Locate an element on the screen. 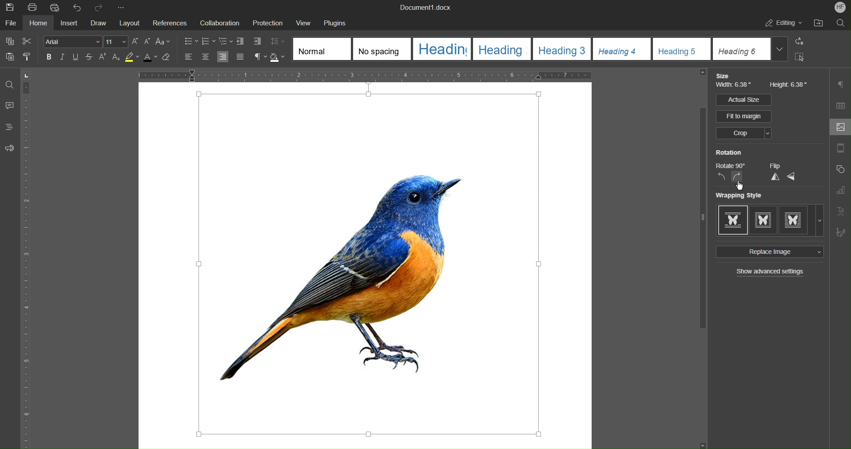 This screenshot has height=449, width=851. Wrapping Style Options is located at coordinates (770, 220).